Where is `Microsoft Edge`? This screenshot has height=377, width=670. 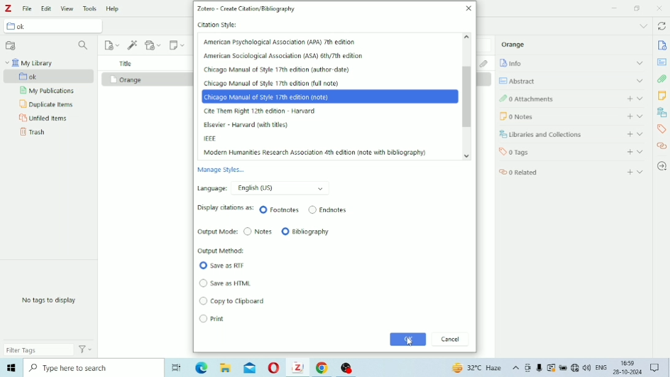 Microsoft Edge is located at coordinates (10, 368).